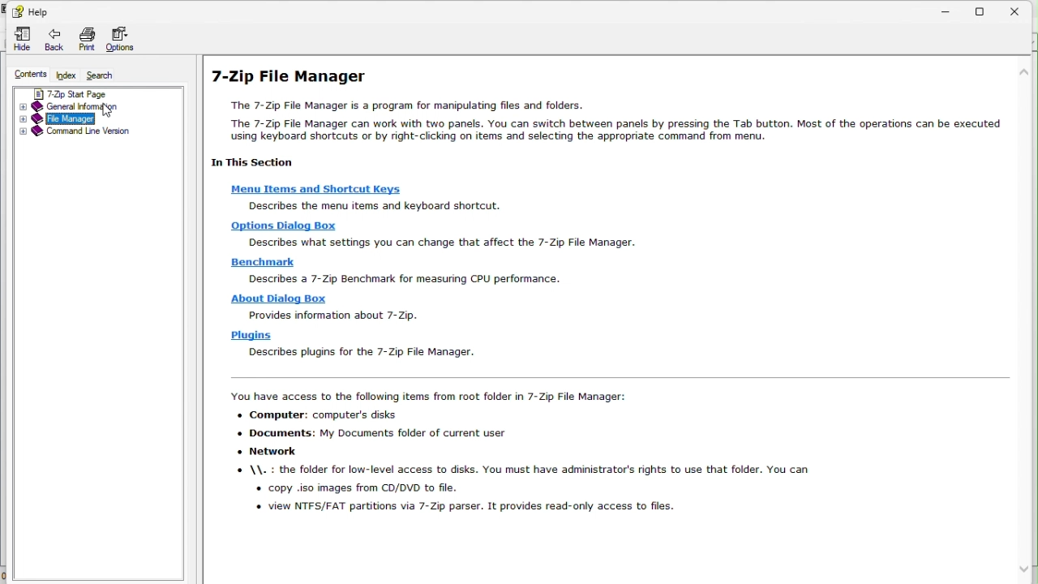  Describe the element at coordinates (990, 10) in the screenshot. I see `restore` at that location.